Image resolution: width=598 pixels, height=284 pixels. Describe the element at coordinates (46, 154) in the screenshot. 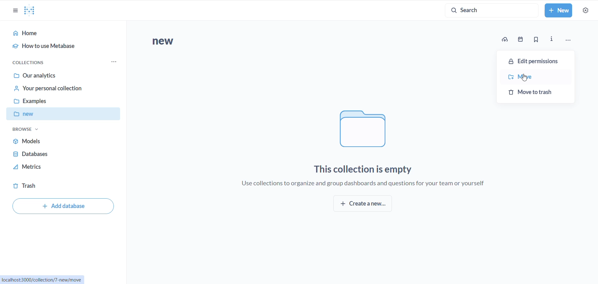

I see `databases` at that location.